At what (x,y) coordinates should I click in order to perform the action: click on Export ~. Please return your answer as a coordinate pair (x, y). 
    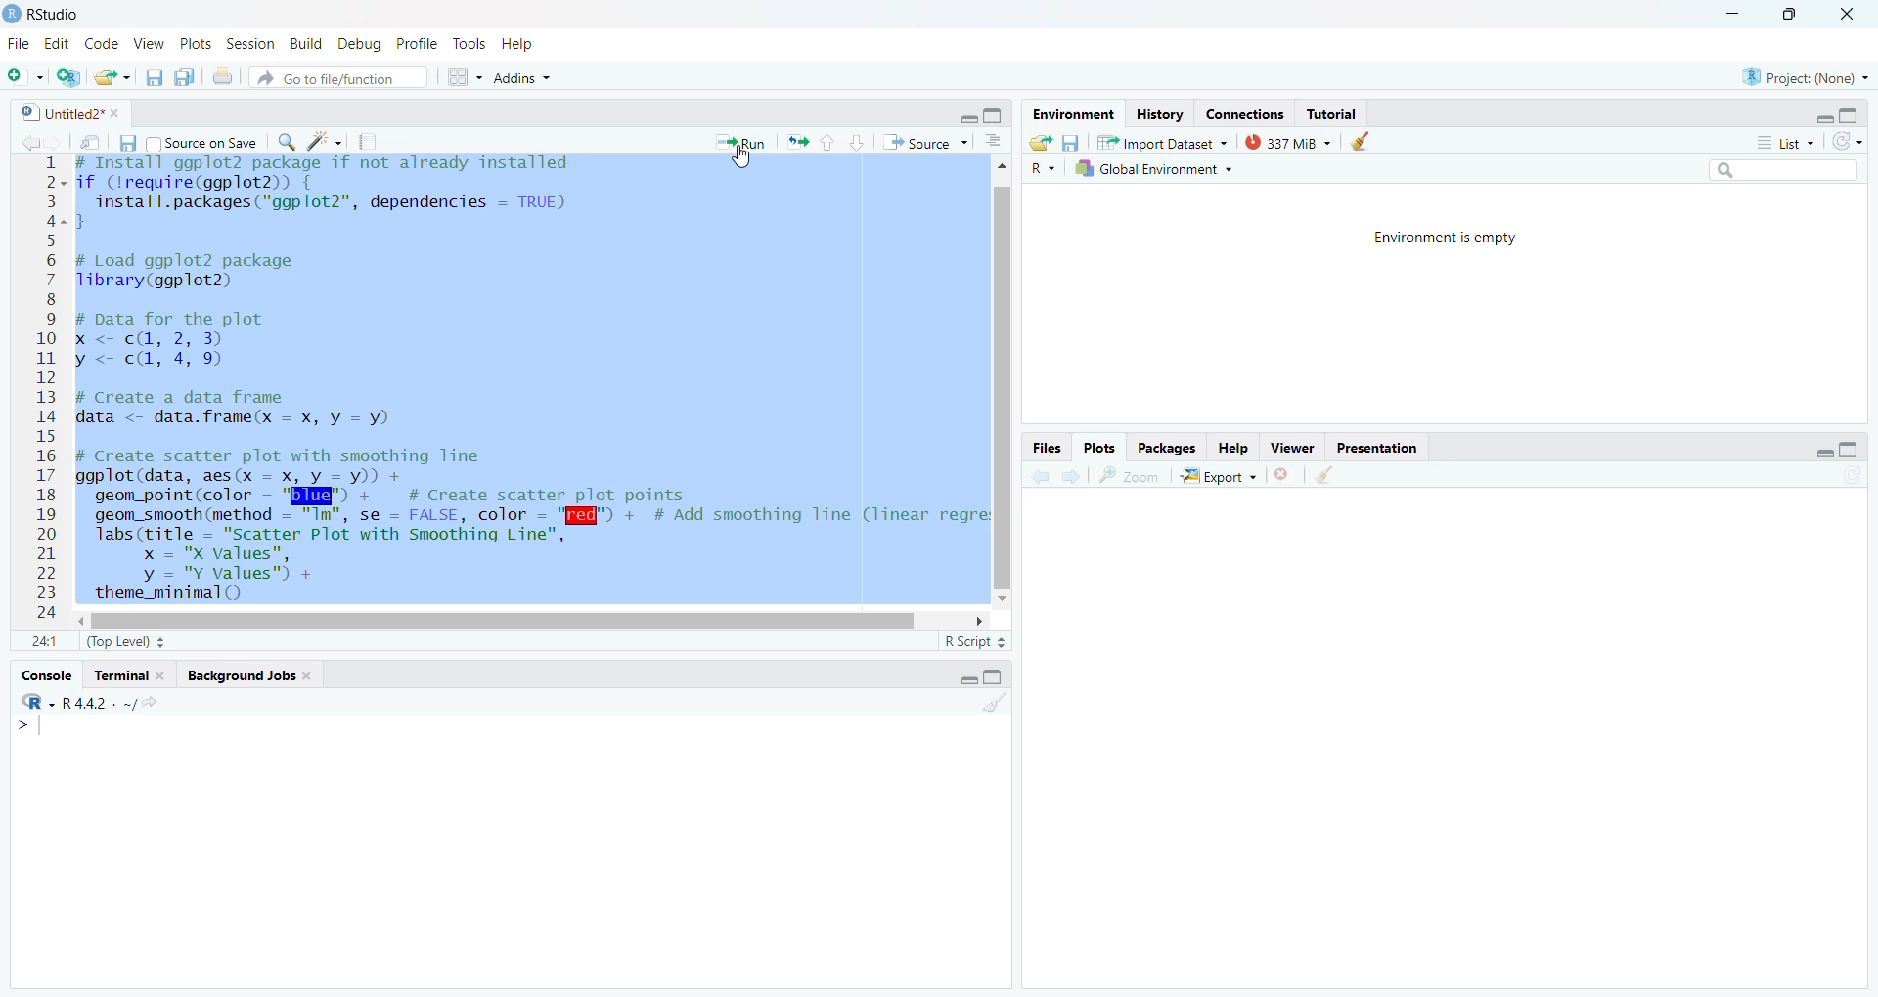
    Looking at the image, I should click on (1222, 479).